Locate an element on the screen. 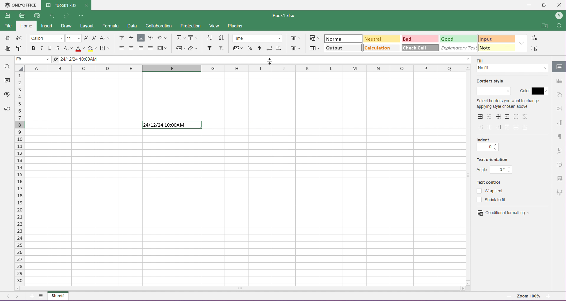 The image size is (566, 301). outer border is located at coordinates (508, 117).